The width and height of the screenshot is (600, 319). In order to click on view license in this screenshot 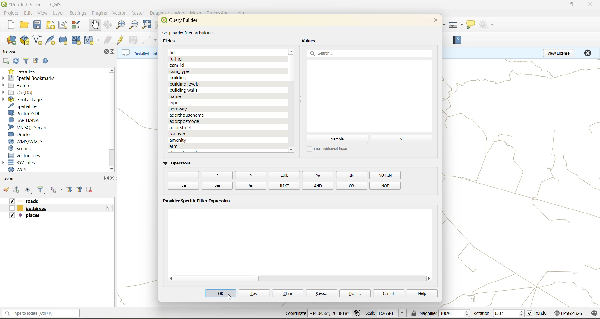, I will do `click(558, 54)`.